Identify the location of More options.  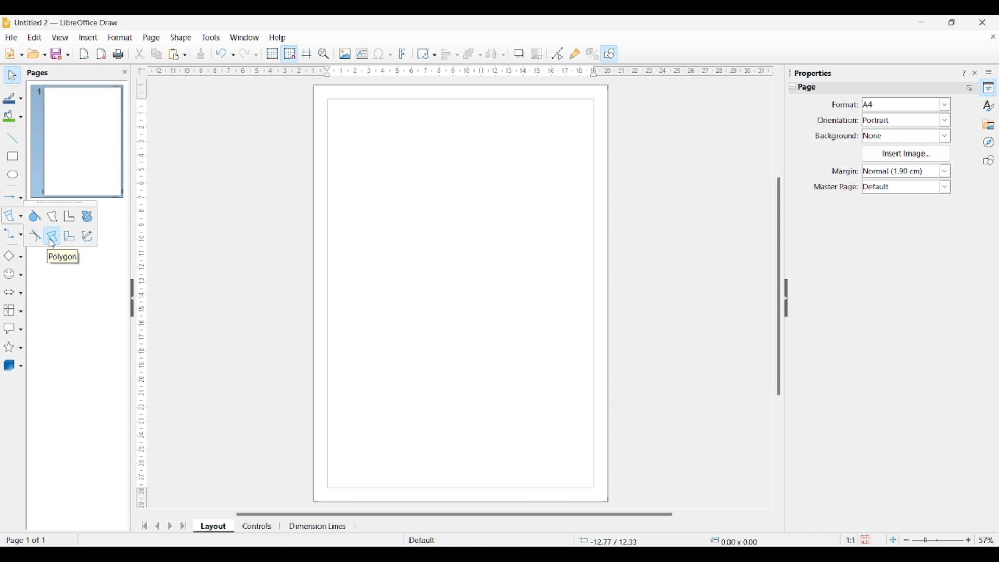
(969, 87).